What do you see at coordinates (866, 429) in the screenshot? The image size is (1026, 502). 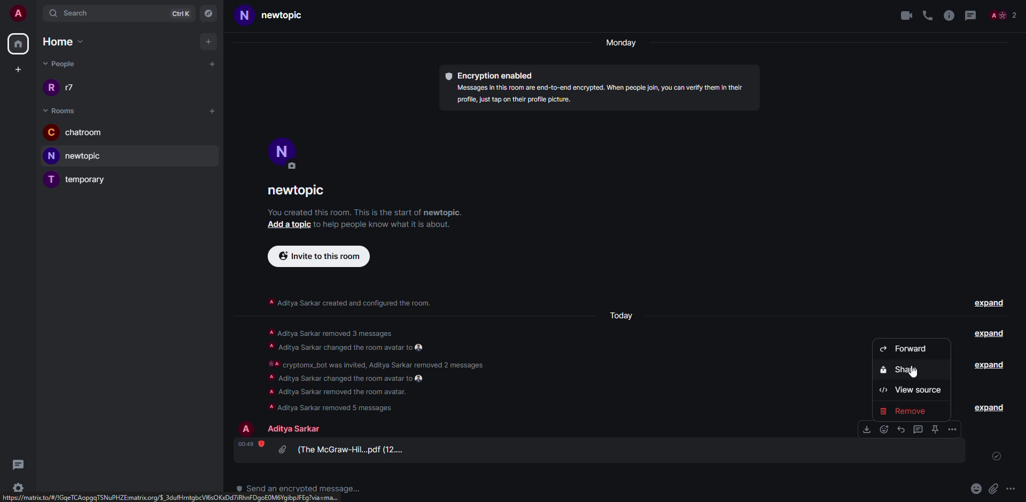 I see `downloads` at bounding box center [866, 429].